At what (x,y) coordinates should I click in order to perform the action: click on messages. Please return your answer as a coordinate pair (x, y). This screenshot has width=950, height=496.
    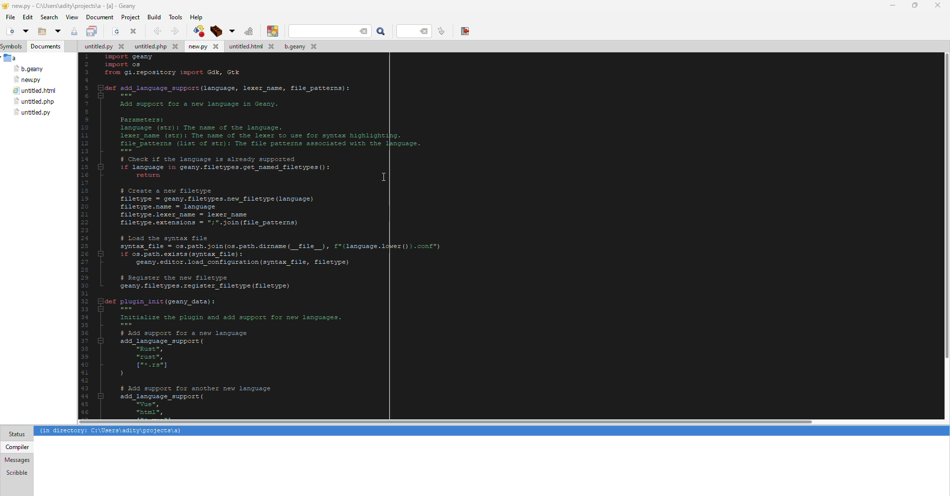
    Looking at the image, I should click on (17, 460).